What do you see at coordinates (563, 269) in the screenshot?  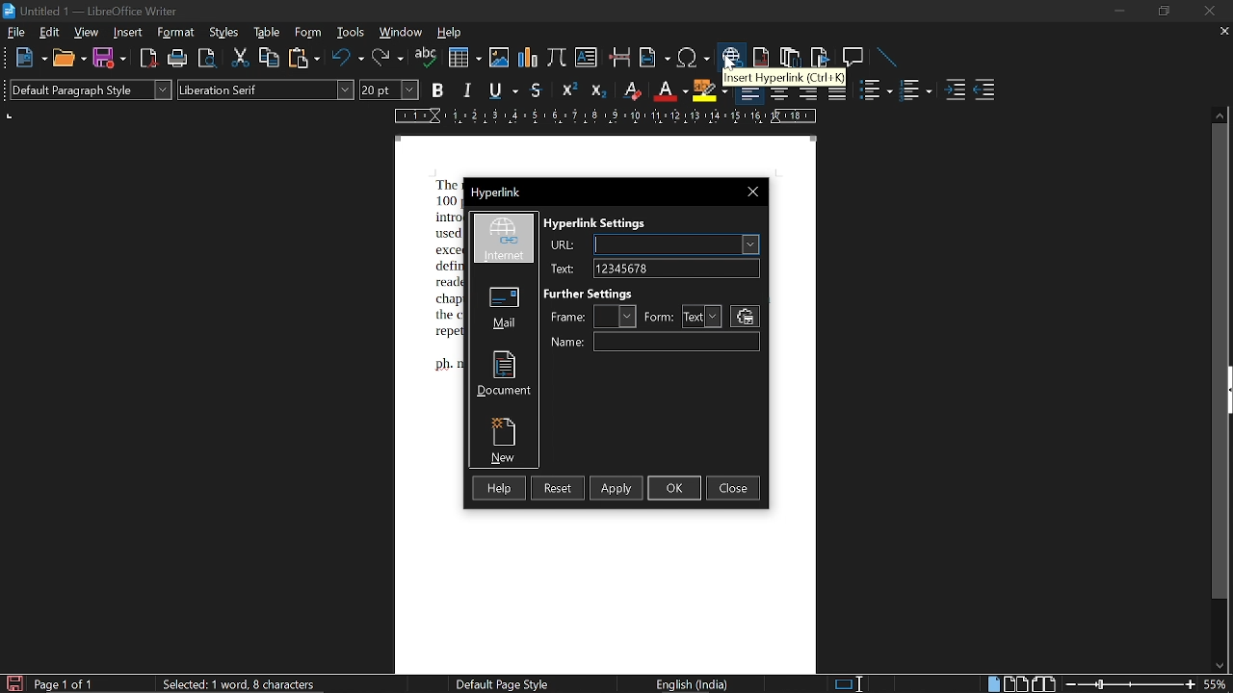 I see `text` at bounding box center [563, 269].